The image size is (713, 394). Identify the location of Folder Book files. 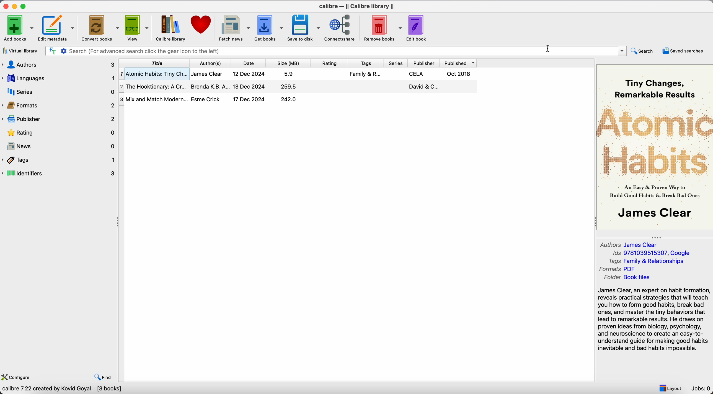
(625, 278).